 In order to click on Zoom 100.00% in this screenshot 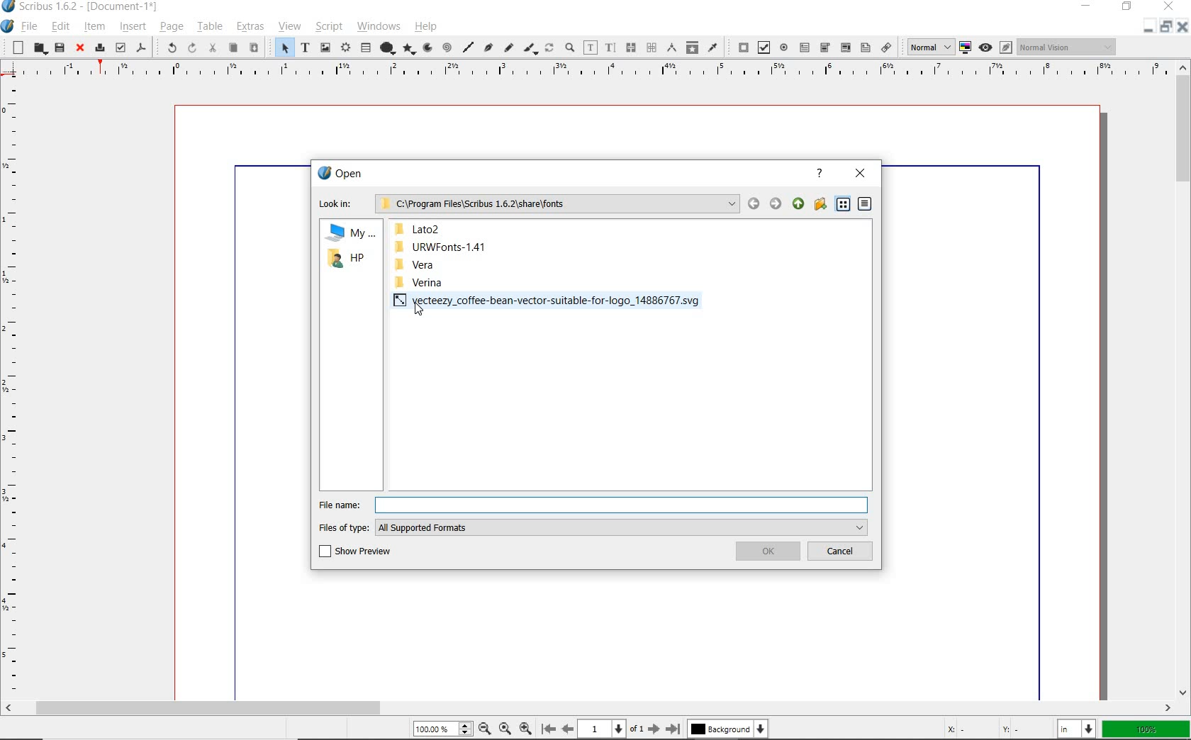, I will do `click(442, 728)`.